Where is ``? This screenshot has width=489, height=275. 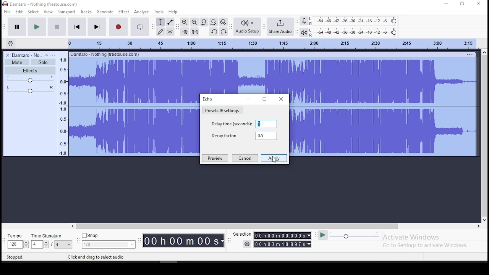  is located at coordinates (4, 26).